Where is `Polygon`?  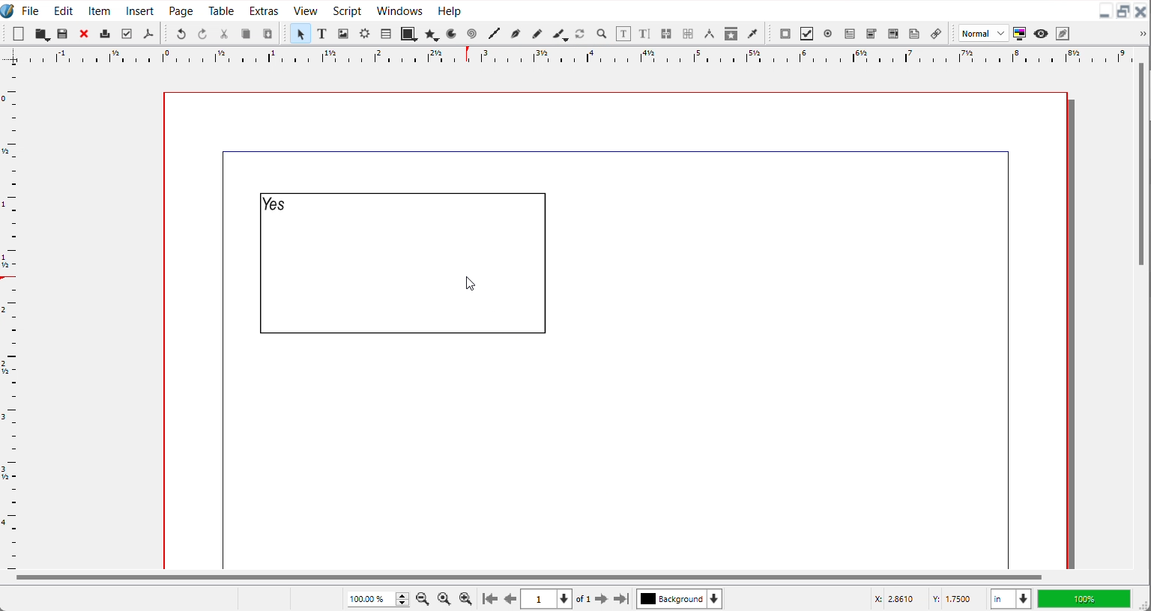
Polygon is located at coordinates (432, 34).